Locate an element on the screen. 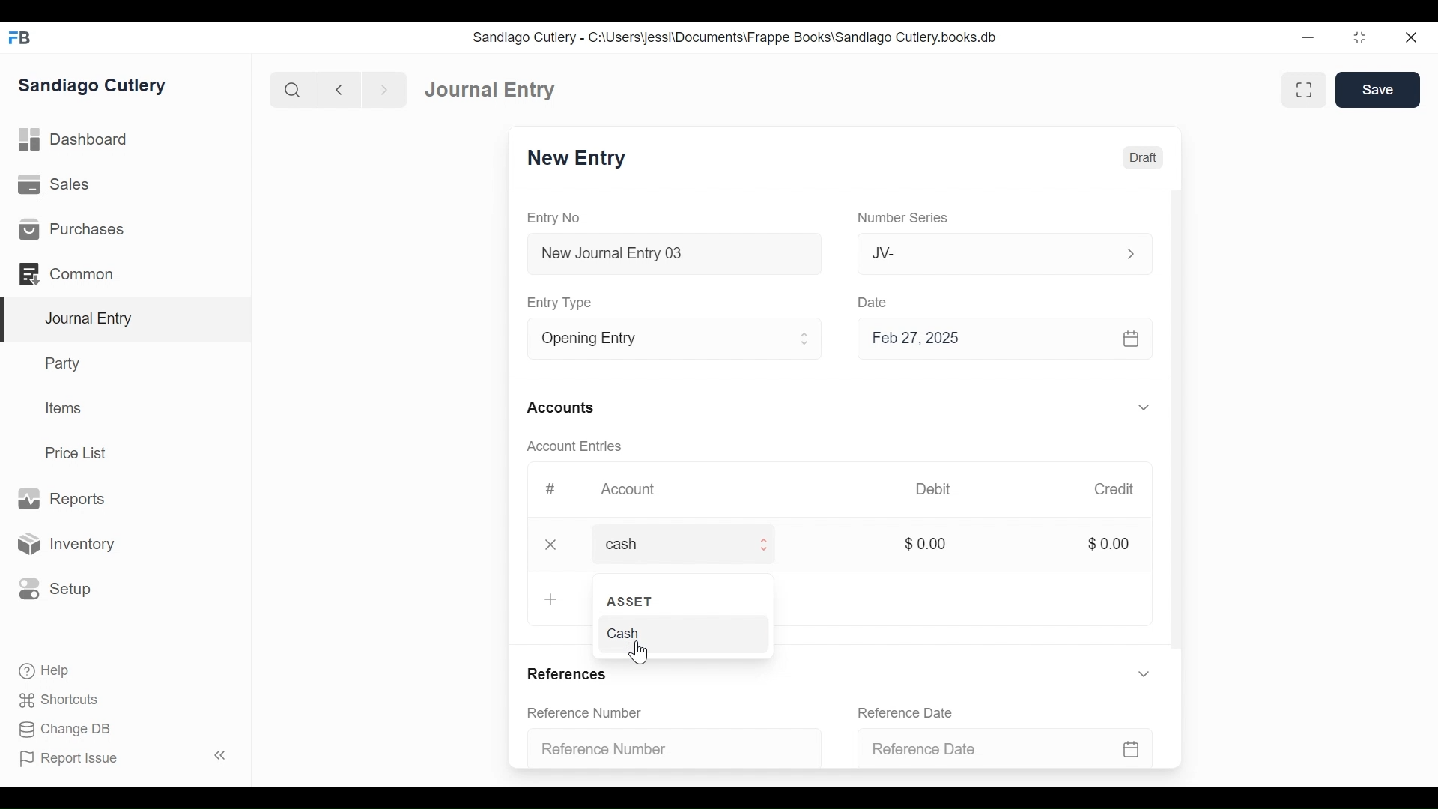 The height and width of the screenshot is (809, 1438). Save is located at coordinates (1380, 90).